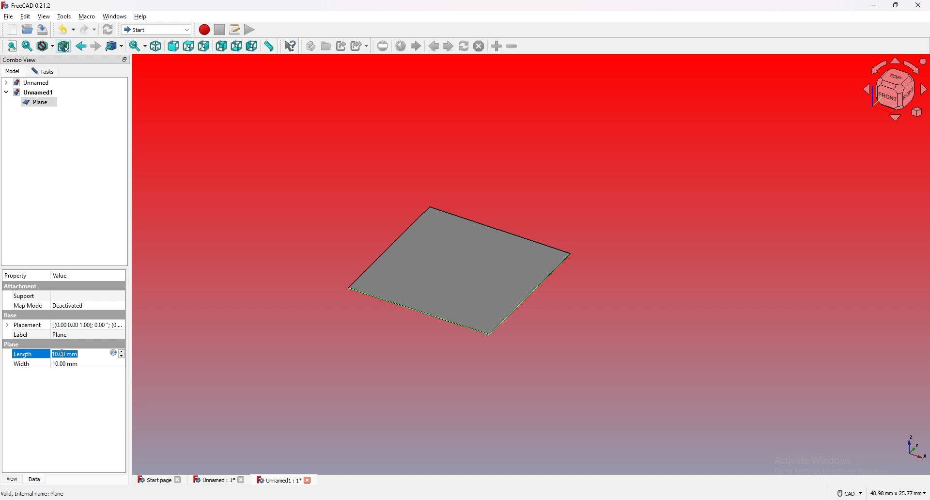 Image resolution: width=930 pixels, height=500 pixels. What do you see at coordinates (284, 481) in the screenshot?
I see ` Unnamed 1 : 1*` at bounding box center [284, 481].